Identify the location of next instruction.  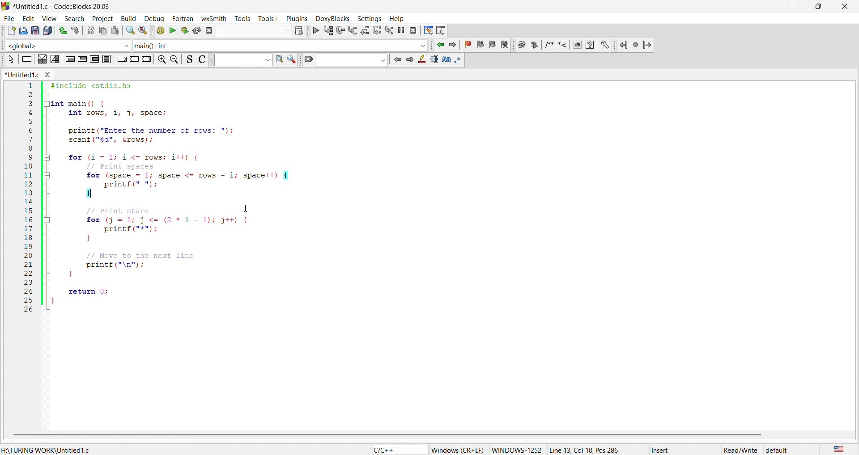
(377, 30).